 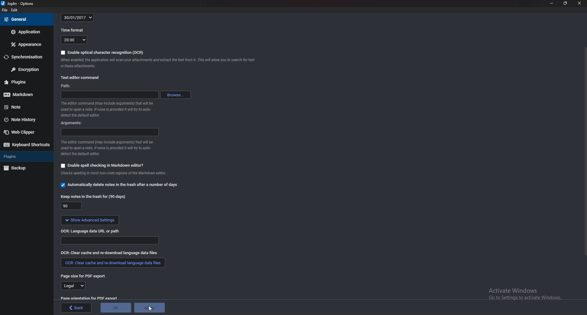 I want to click on File, so click(x=5, y=10).